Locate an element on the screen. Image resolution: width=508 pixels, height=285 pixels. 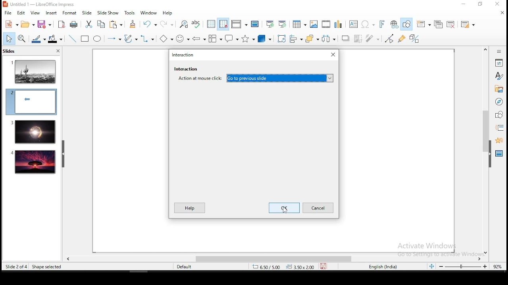
save is located at coordinates (325, 266).